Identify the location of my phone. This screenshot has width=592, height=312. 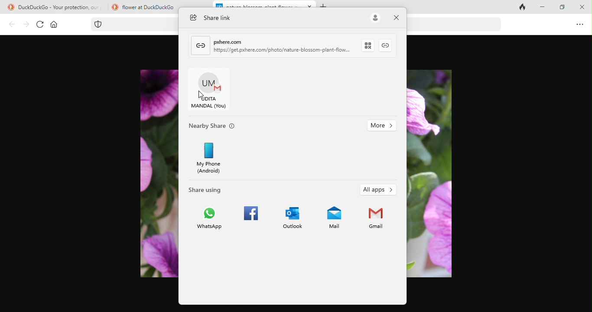
(213, 157).